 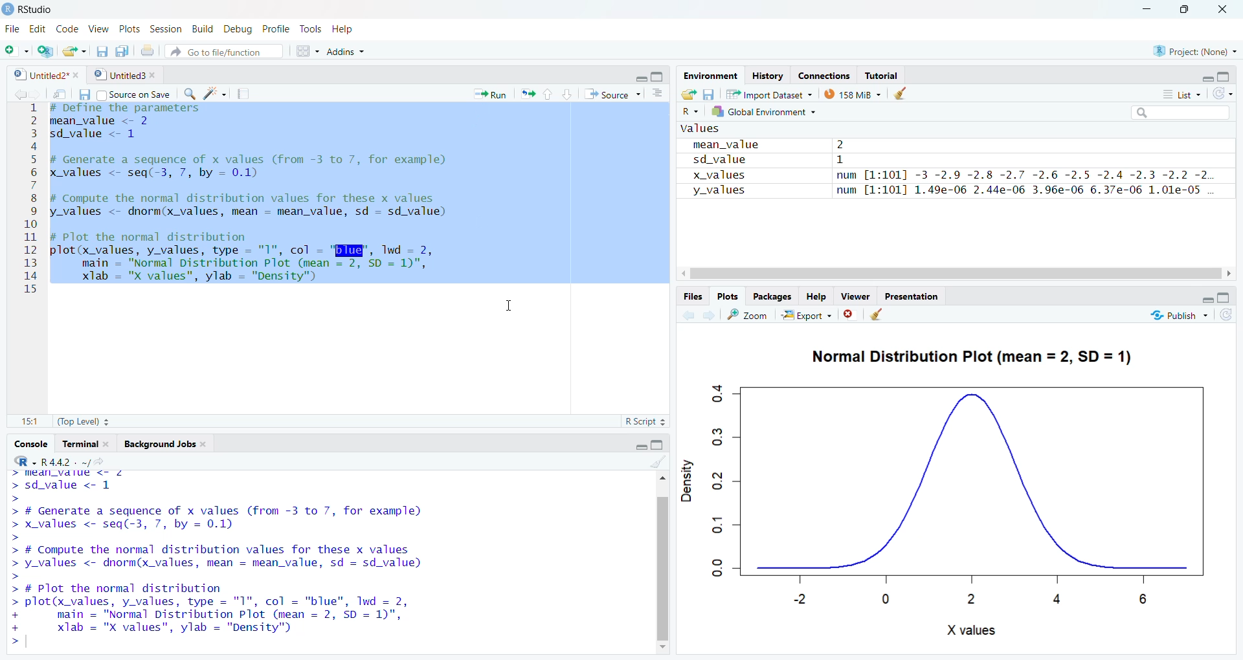 I want to click on forward/backward, so click(x=702, y=313).